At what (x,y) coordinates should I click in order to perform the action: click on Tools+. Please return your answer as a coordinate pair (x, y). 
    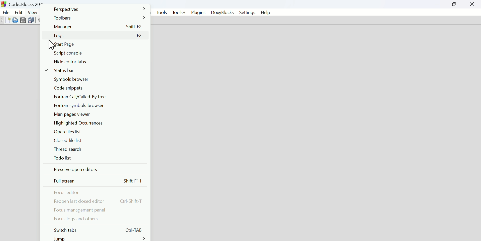
    Looking at the image, I should click on (179, 12).